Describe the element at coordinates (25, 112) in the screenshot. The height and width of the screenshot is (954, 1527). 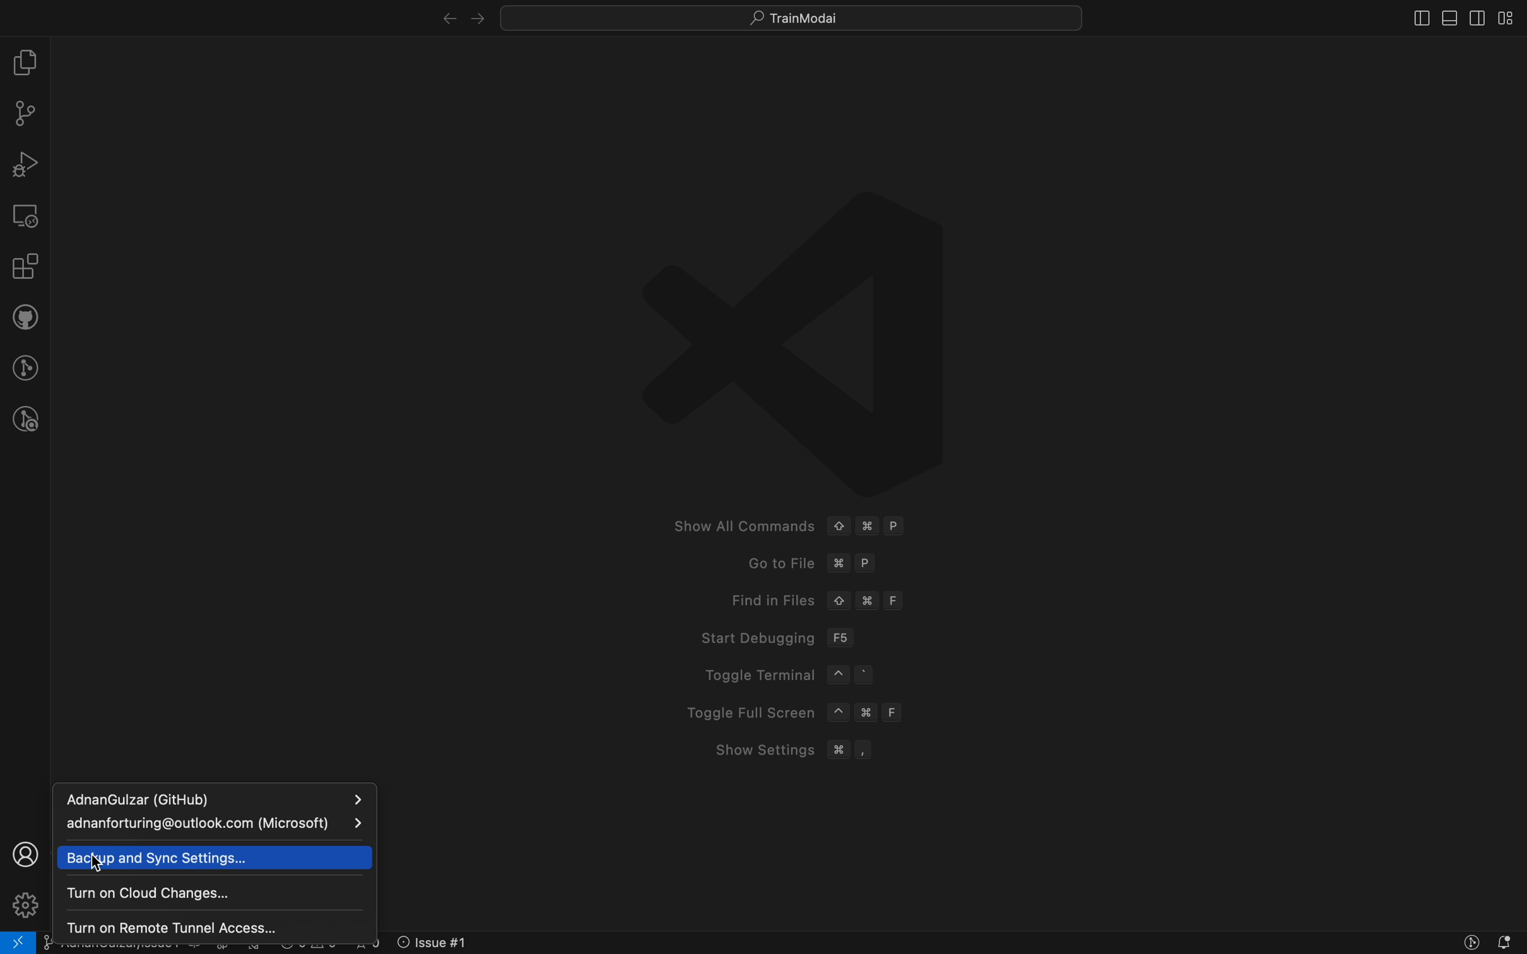
I see `git` at that location.